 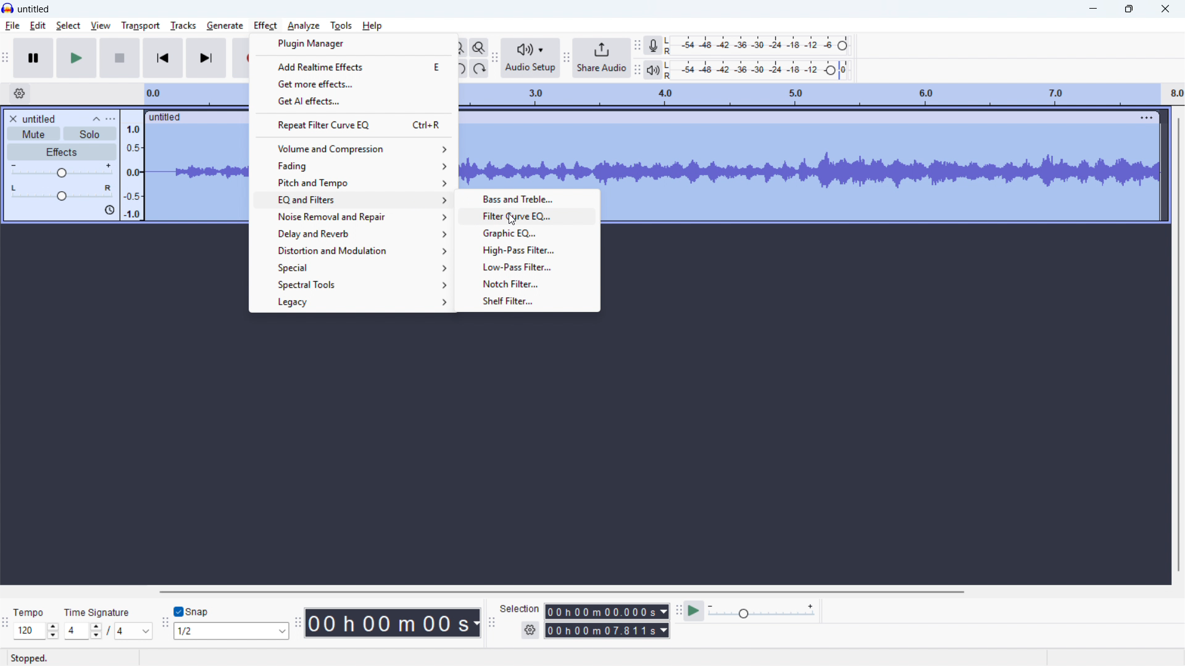 What do you see at coordinates (637, 44) in the screenshot?
I see `Recording metre toolbar ` at bounding box center [637, 44].